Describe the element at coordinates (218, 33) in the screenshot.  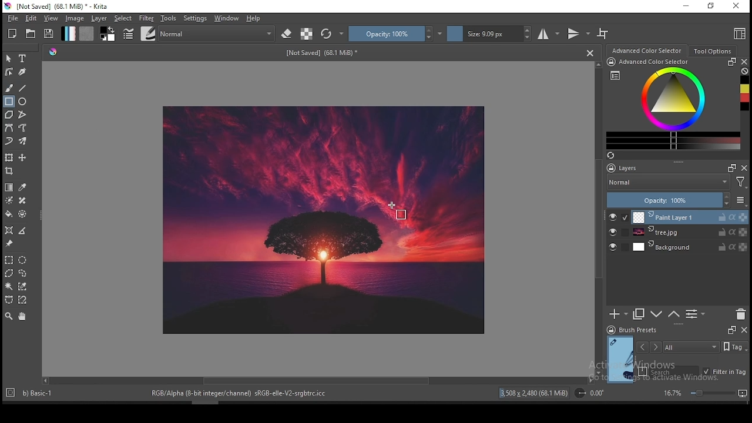
I see `blending mode` at that location.